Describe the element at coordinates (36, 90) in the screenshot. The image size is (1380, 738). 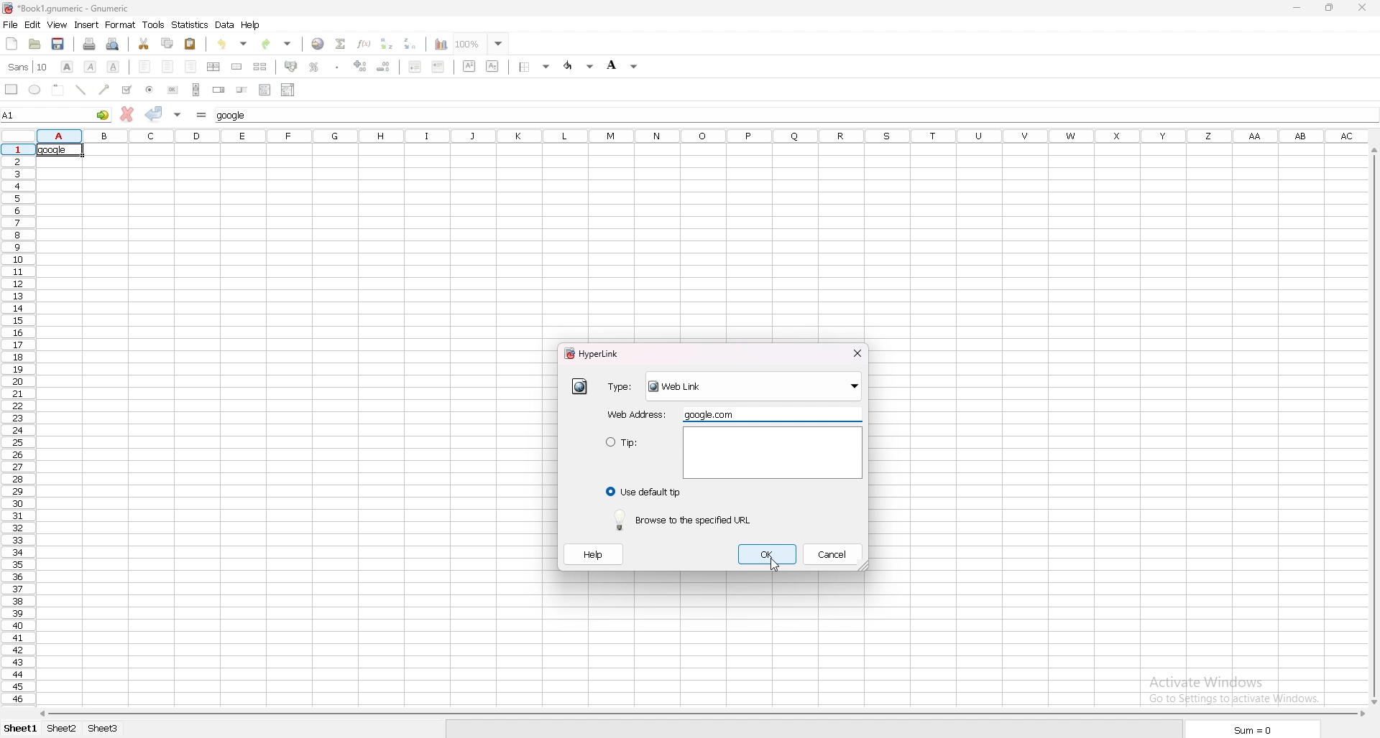
I see `ellipse` at that location.